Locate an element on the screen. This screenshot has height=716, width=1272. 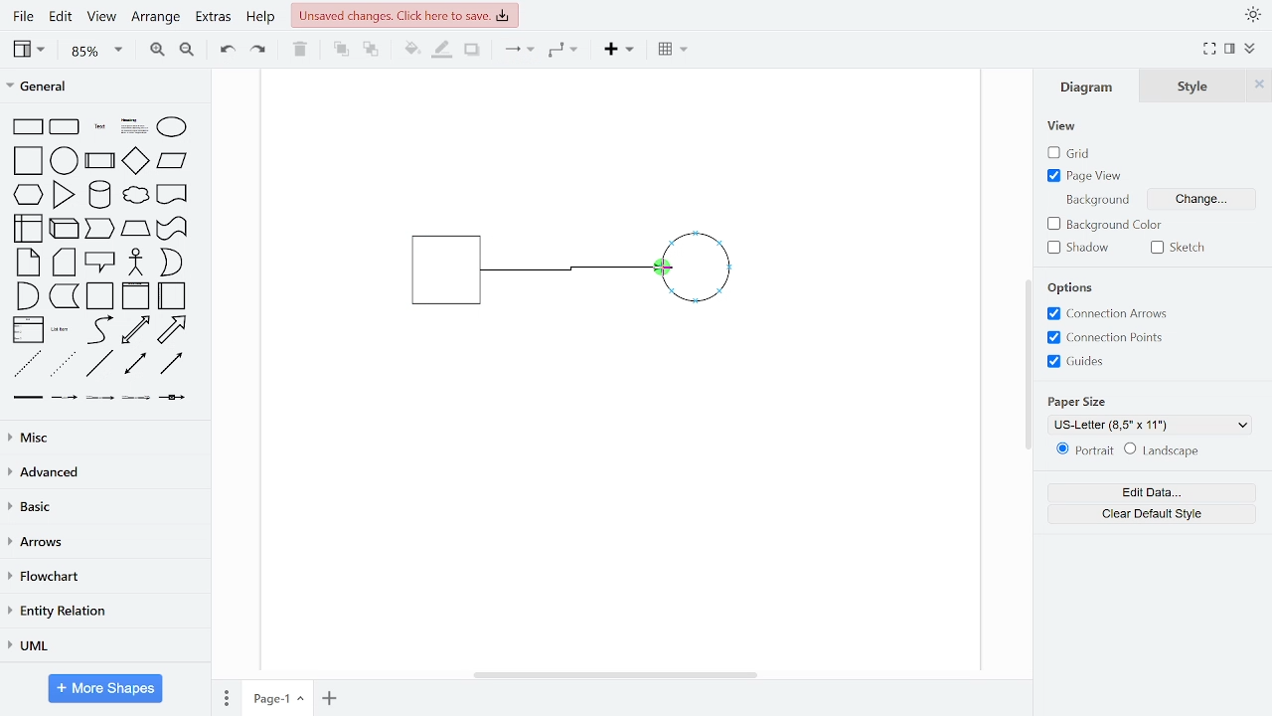
to front is located at coordinates (341, 50).